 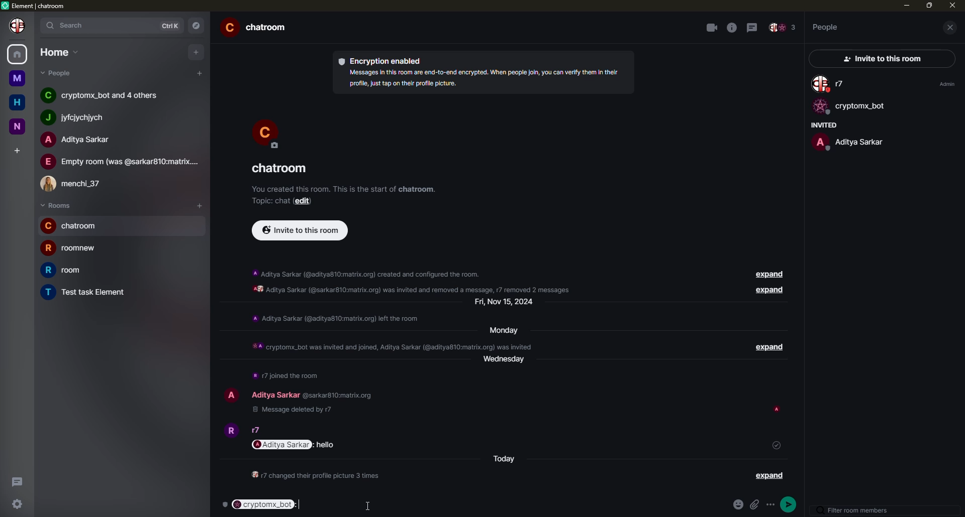 What do you see at coordinates (732, 28) in the screenshot?
I see `info` at bounding box center [732, 28].